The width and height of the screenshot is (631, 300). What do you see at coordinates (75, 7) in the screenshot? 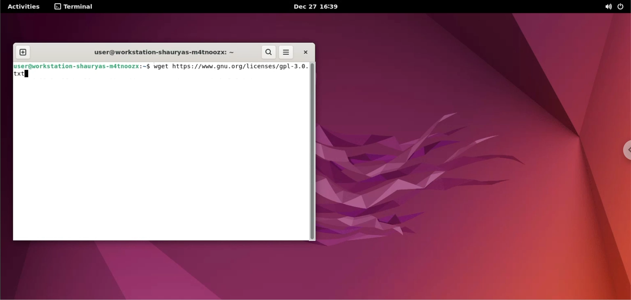
I see `Terminal` at bounding box center [75, 7].